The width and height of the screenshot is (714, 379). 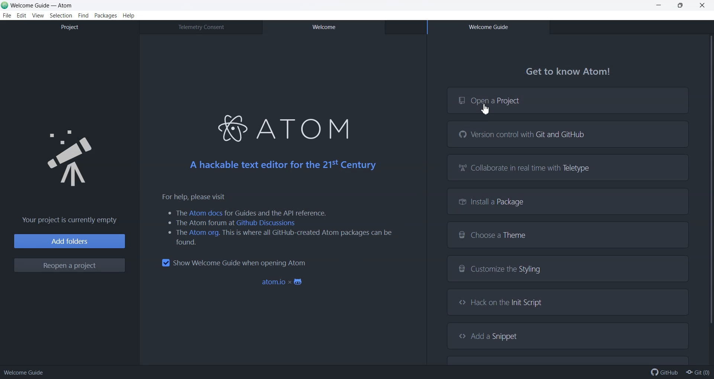 I want to click on Welcome guide, so click(x=24, y=372).